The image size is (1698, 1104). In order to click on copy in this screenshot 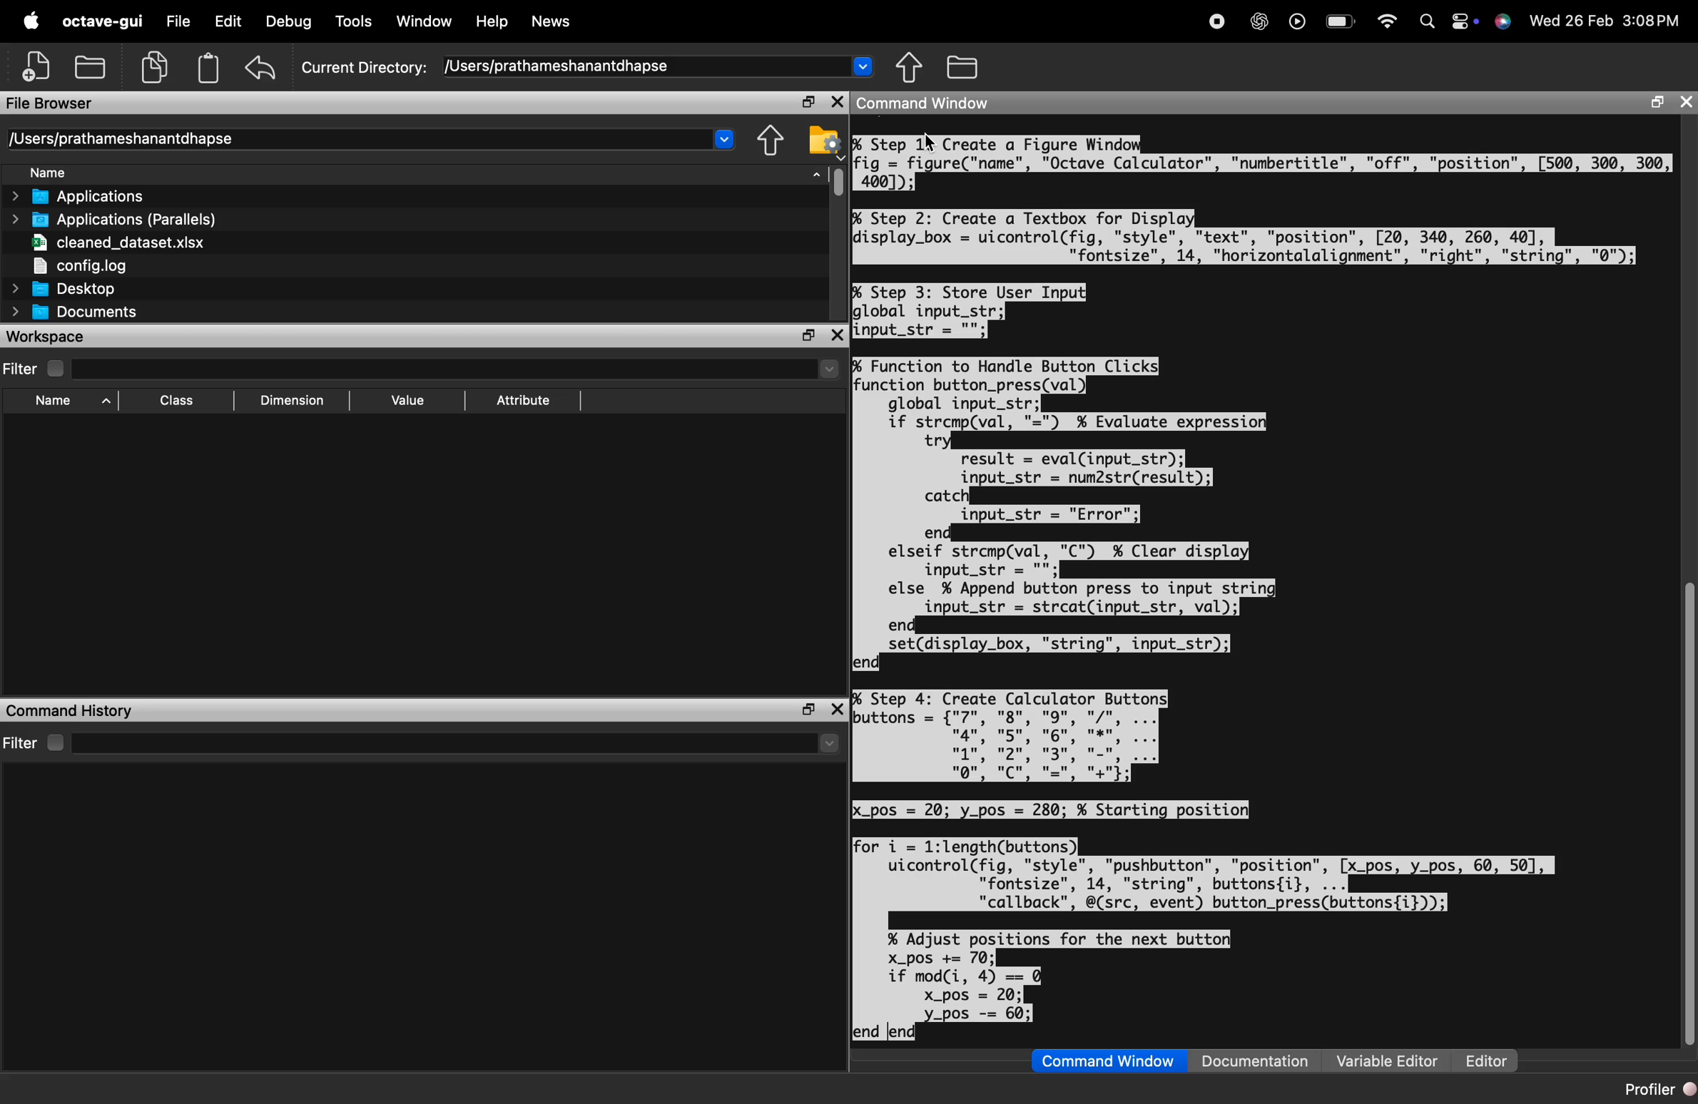, I will do `click(156, 66)`.